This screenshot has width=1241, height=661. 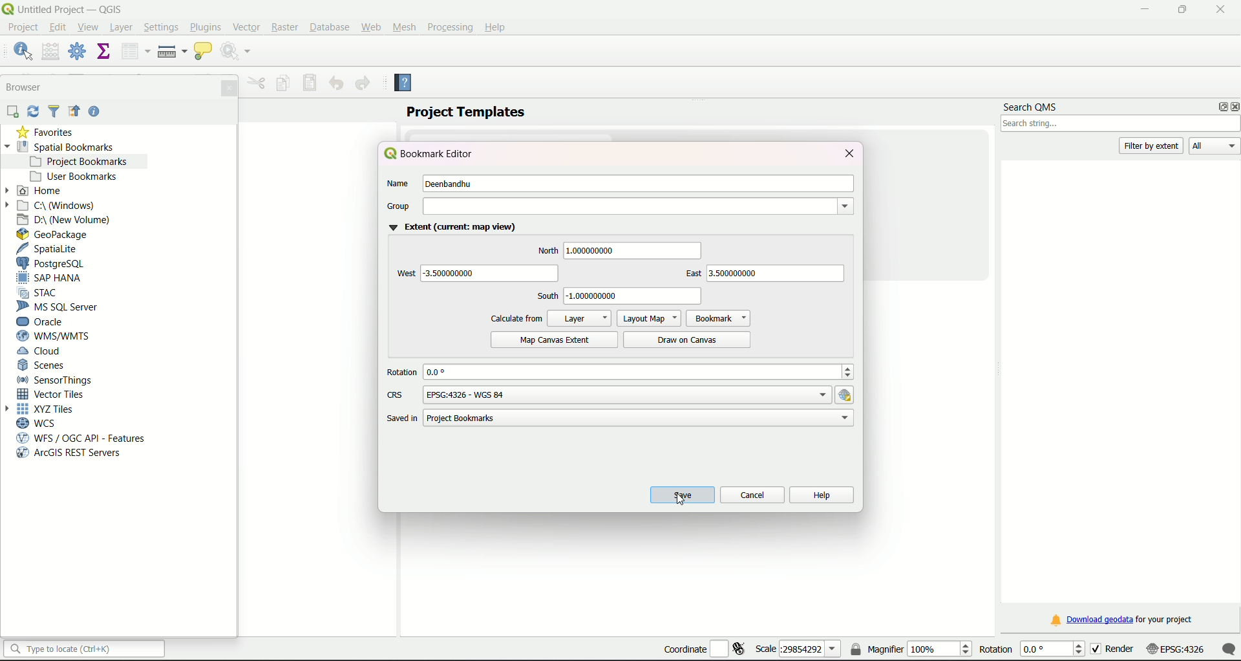 I want to click on Raster, so click(x=286, y=28).